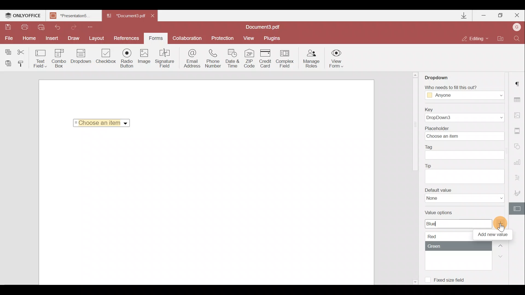 The image size is (525, 295). I want to click on Insert, so click(53, 38).